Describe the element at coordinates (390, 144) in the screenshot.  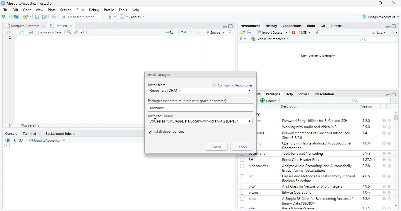
I see `close` at that location.